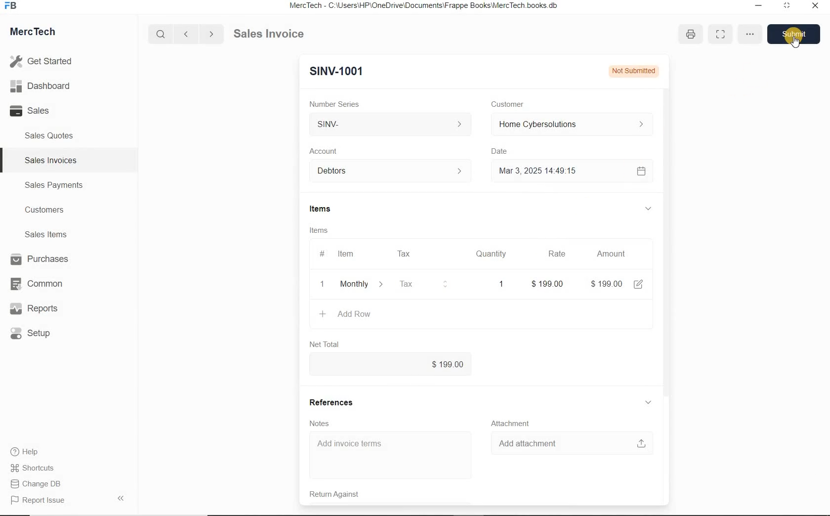 This screenshot has width=830, height=516. I want to click on Items, so click(326, 210).